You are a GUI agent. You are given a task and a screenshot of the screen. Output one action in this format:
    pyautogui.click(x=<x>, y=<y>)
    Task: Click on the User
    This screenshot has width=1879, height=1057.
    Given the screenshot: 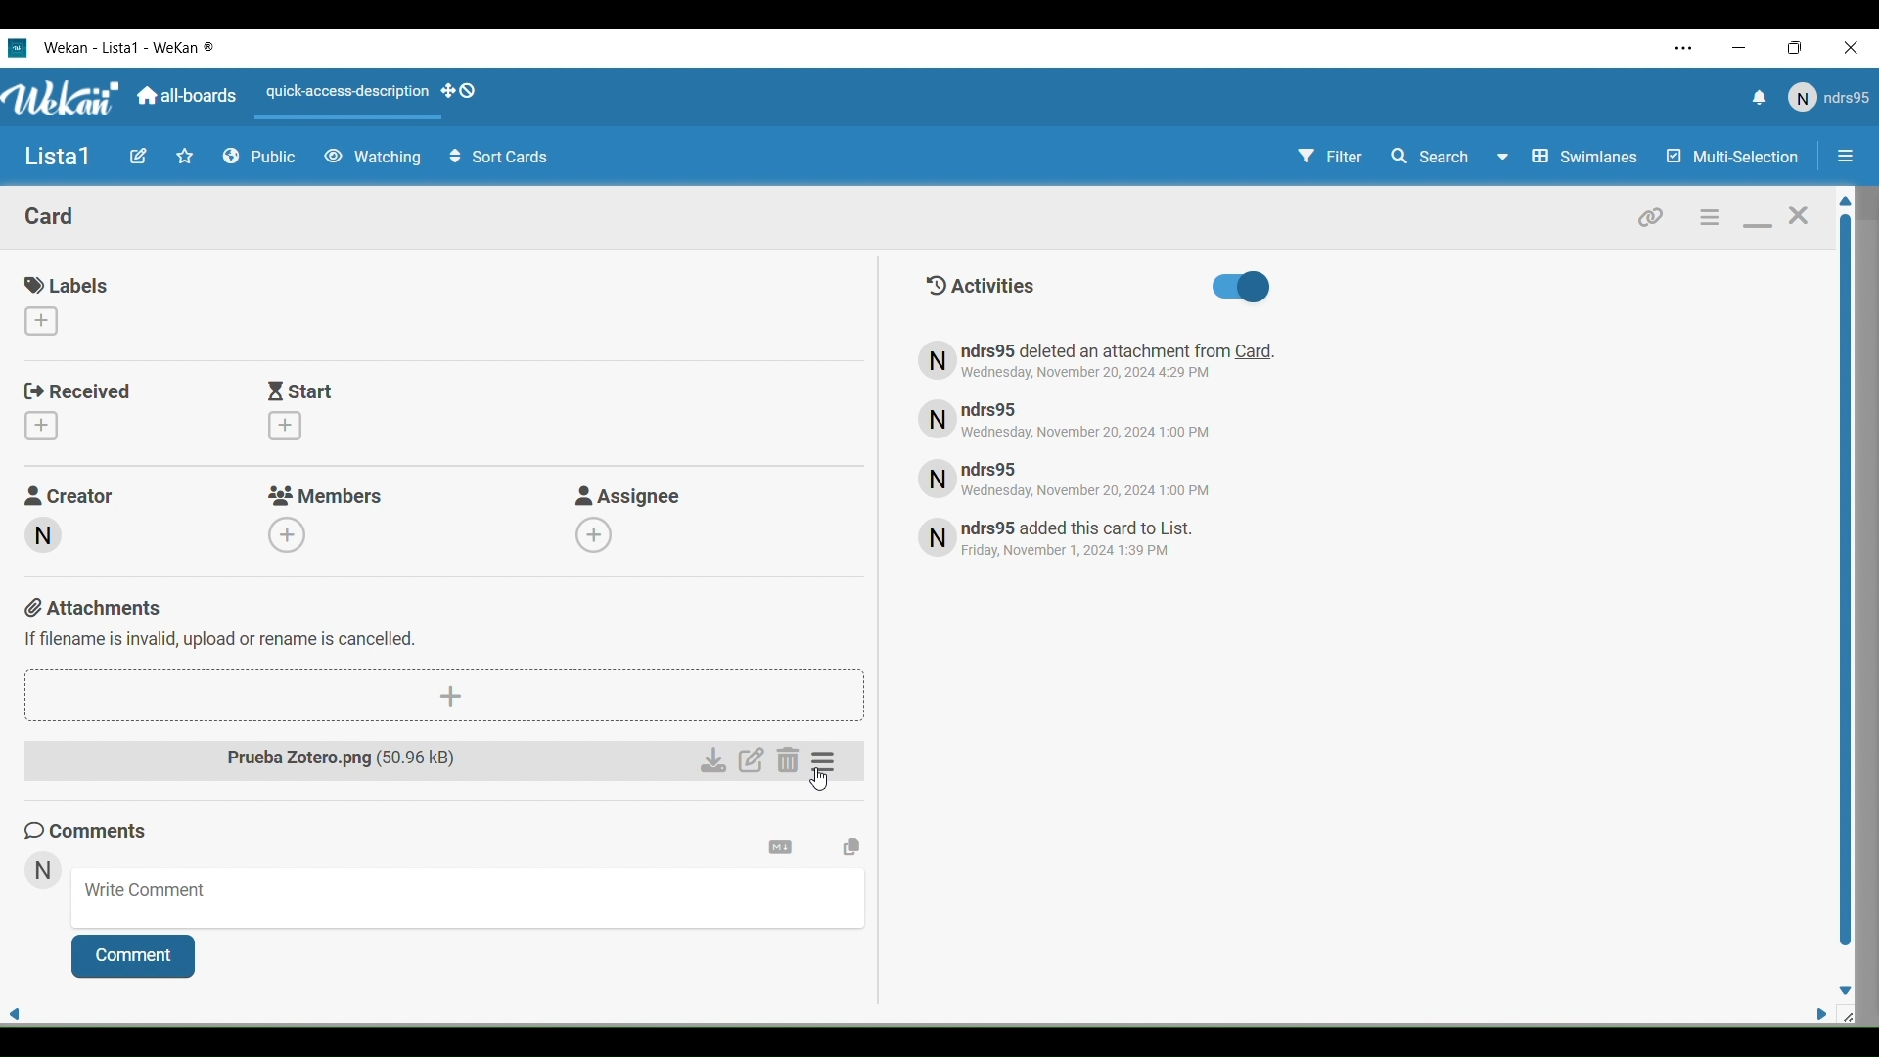 What is the action you would take?
    pyautogui.click(x=1827, y=98)
    